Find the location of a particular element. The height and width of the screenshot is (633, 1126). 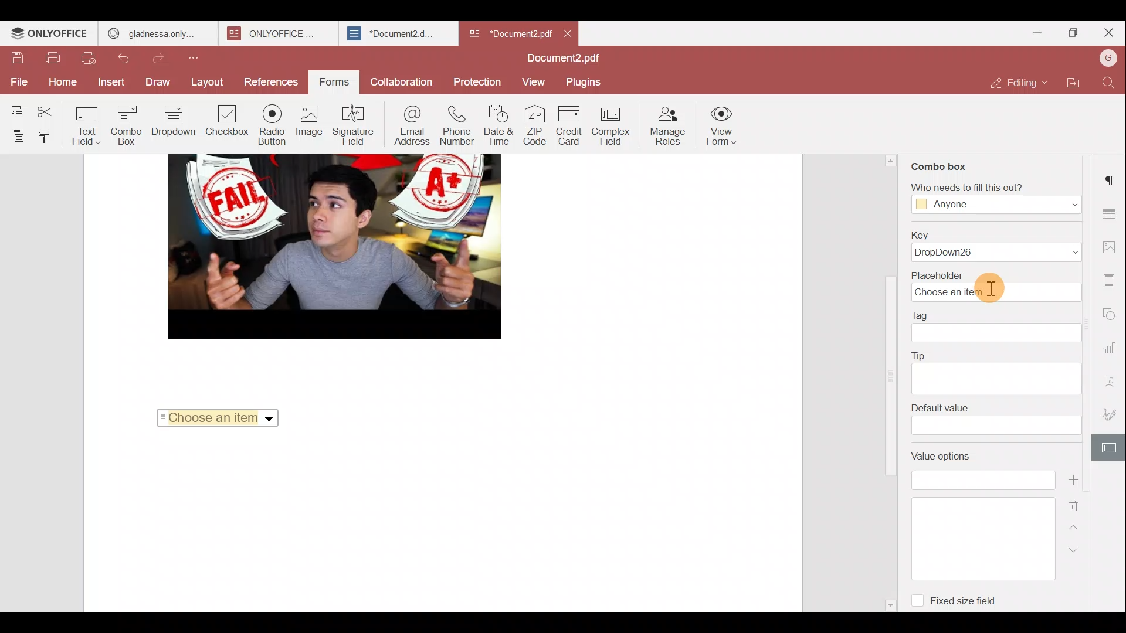

image is located at coordinates (334, 246).